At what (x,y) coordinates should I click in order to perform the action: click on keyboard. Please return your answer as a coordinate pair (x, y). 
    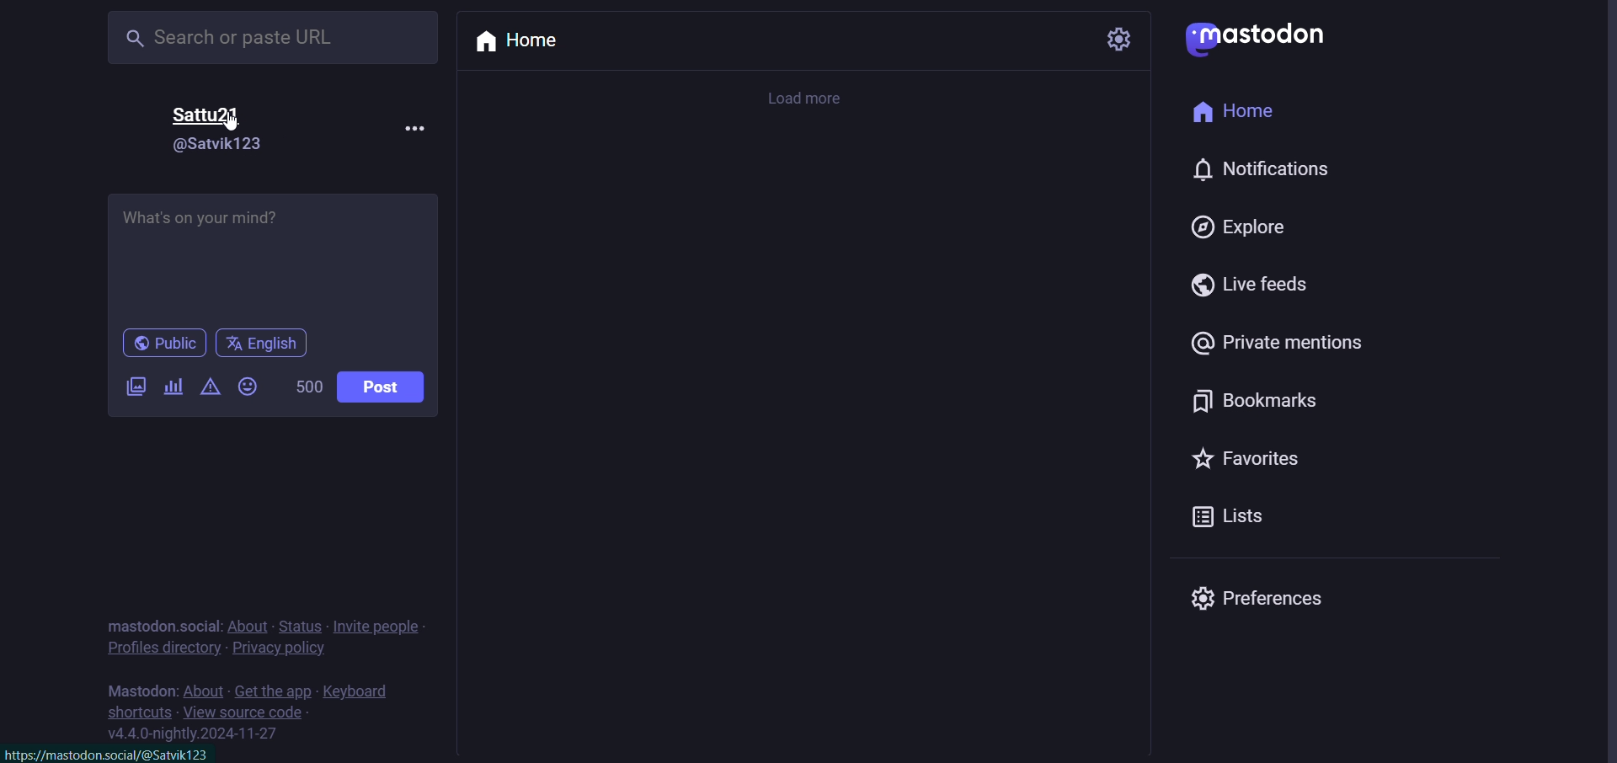
    Looking at the image, I should click on (360, 691).